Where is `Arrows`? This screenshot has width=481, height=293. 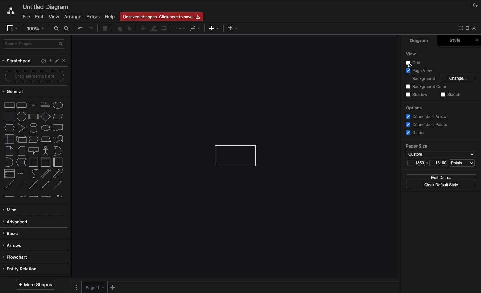 Arrows is located at coordinates (16, 246).